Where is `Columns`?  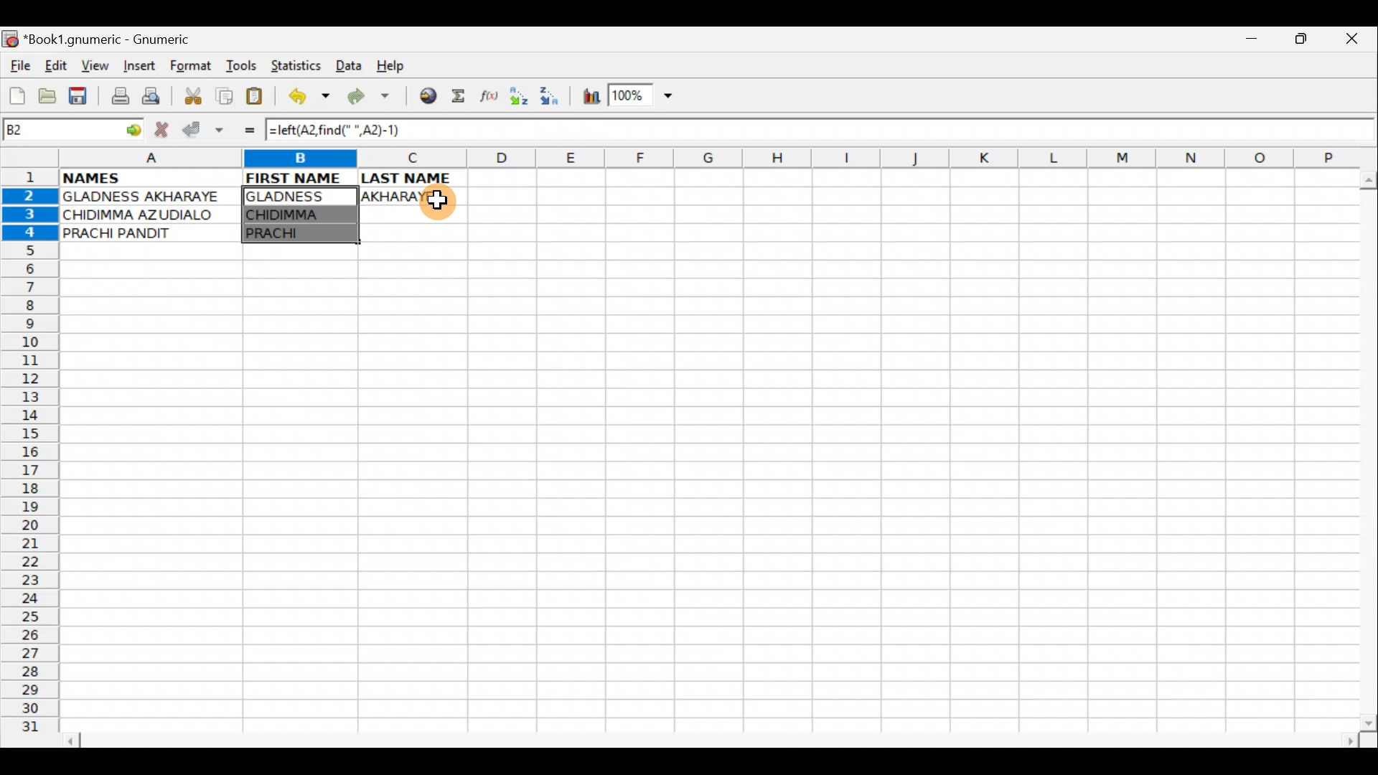
Columns is located at coordinates (701, 159).